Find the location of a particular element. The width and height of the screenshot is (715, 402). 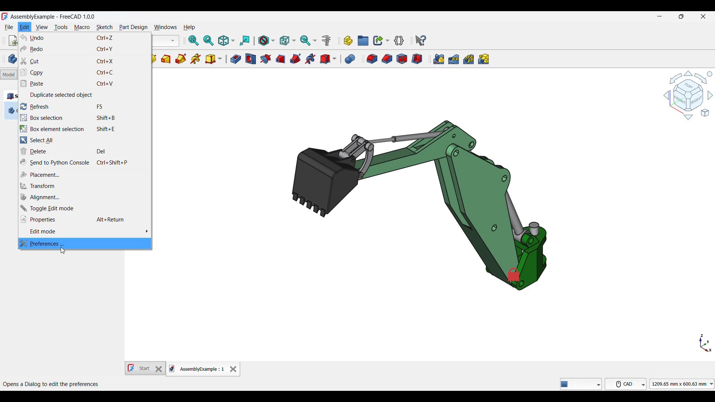

Button is located at coordinates (581, 384).